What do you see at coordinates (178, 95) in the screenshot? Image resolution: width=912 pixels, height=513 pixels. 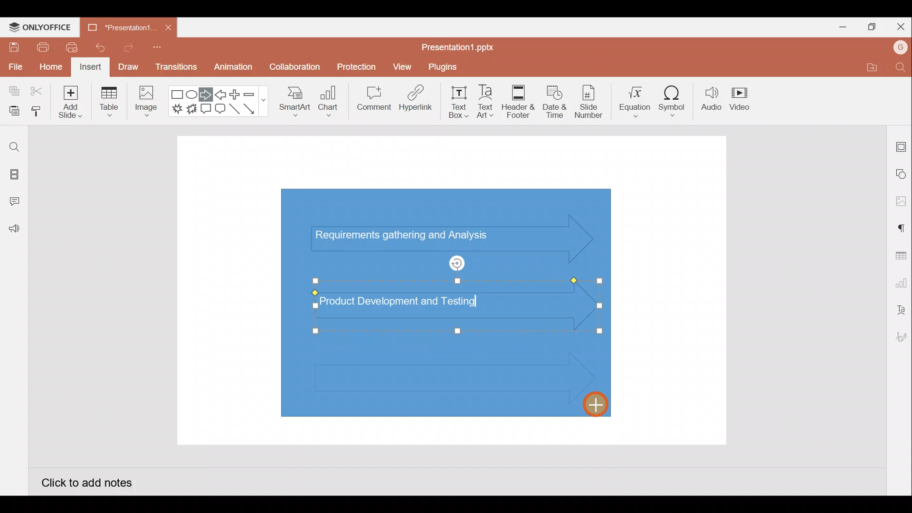 I see `Rectangle` at bounding box center [178, 95].